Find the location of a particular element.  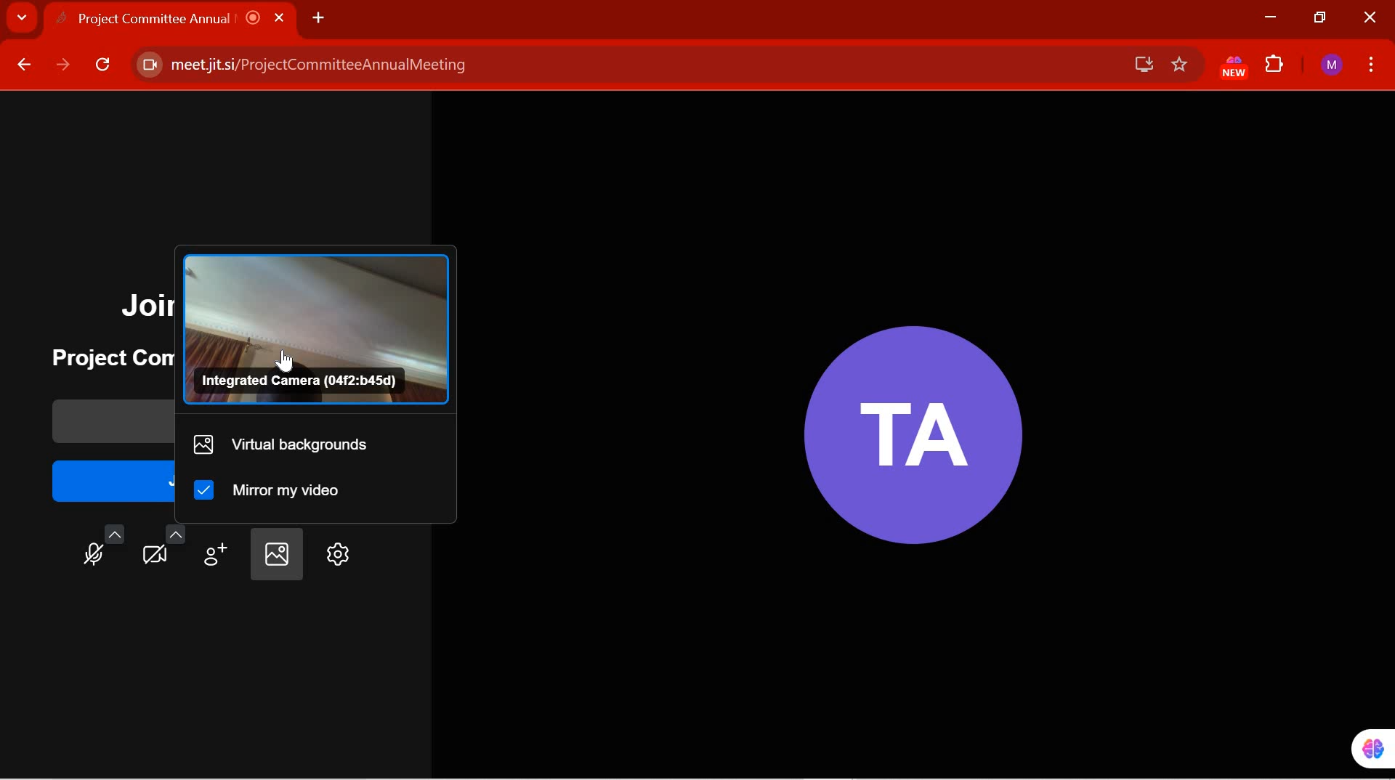

MINIMIZE is located at coordinates (1269, 17).